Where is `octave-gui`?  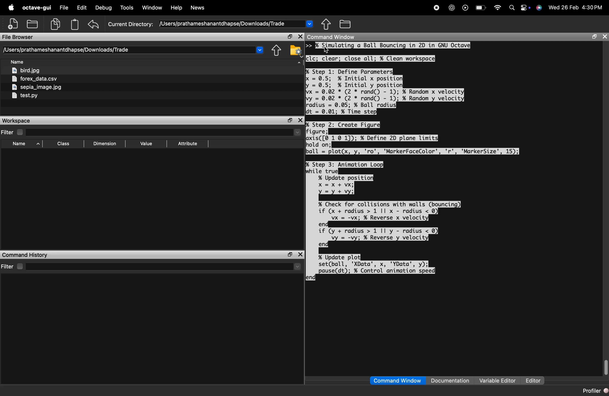
octave-gui is located at coordinates (37, 8).